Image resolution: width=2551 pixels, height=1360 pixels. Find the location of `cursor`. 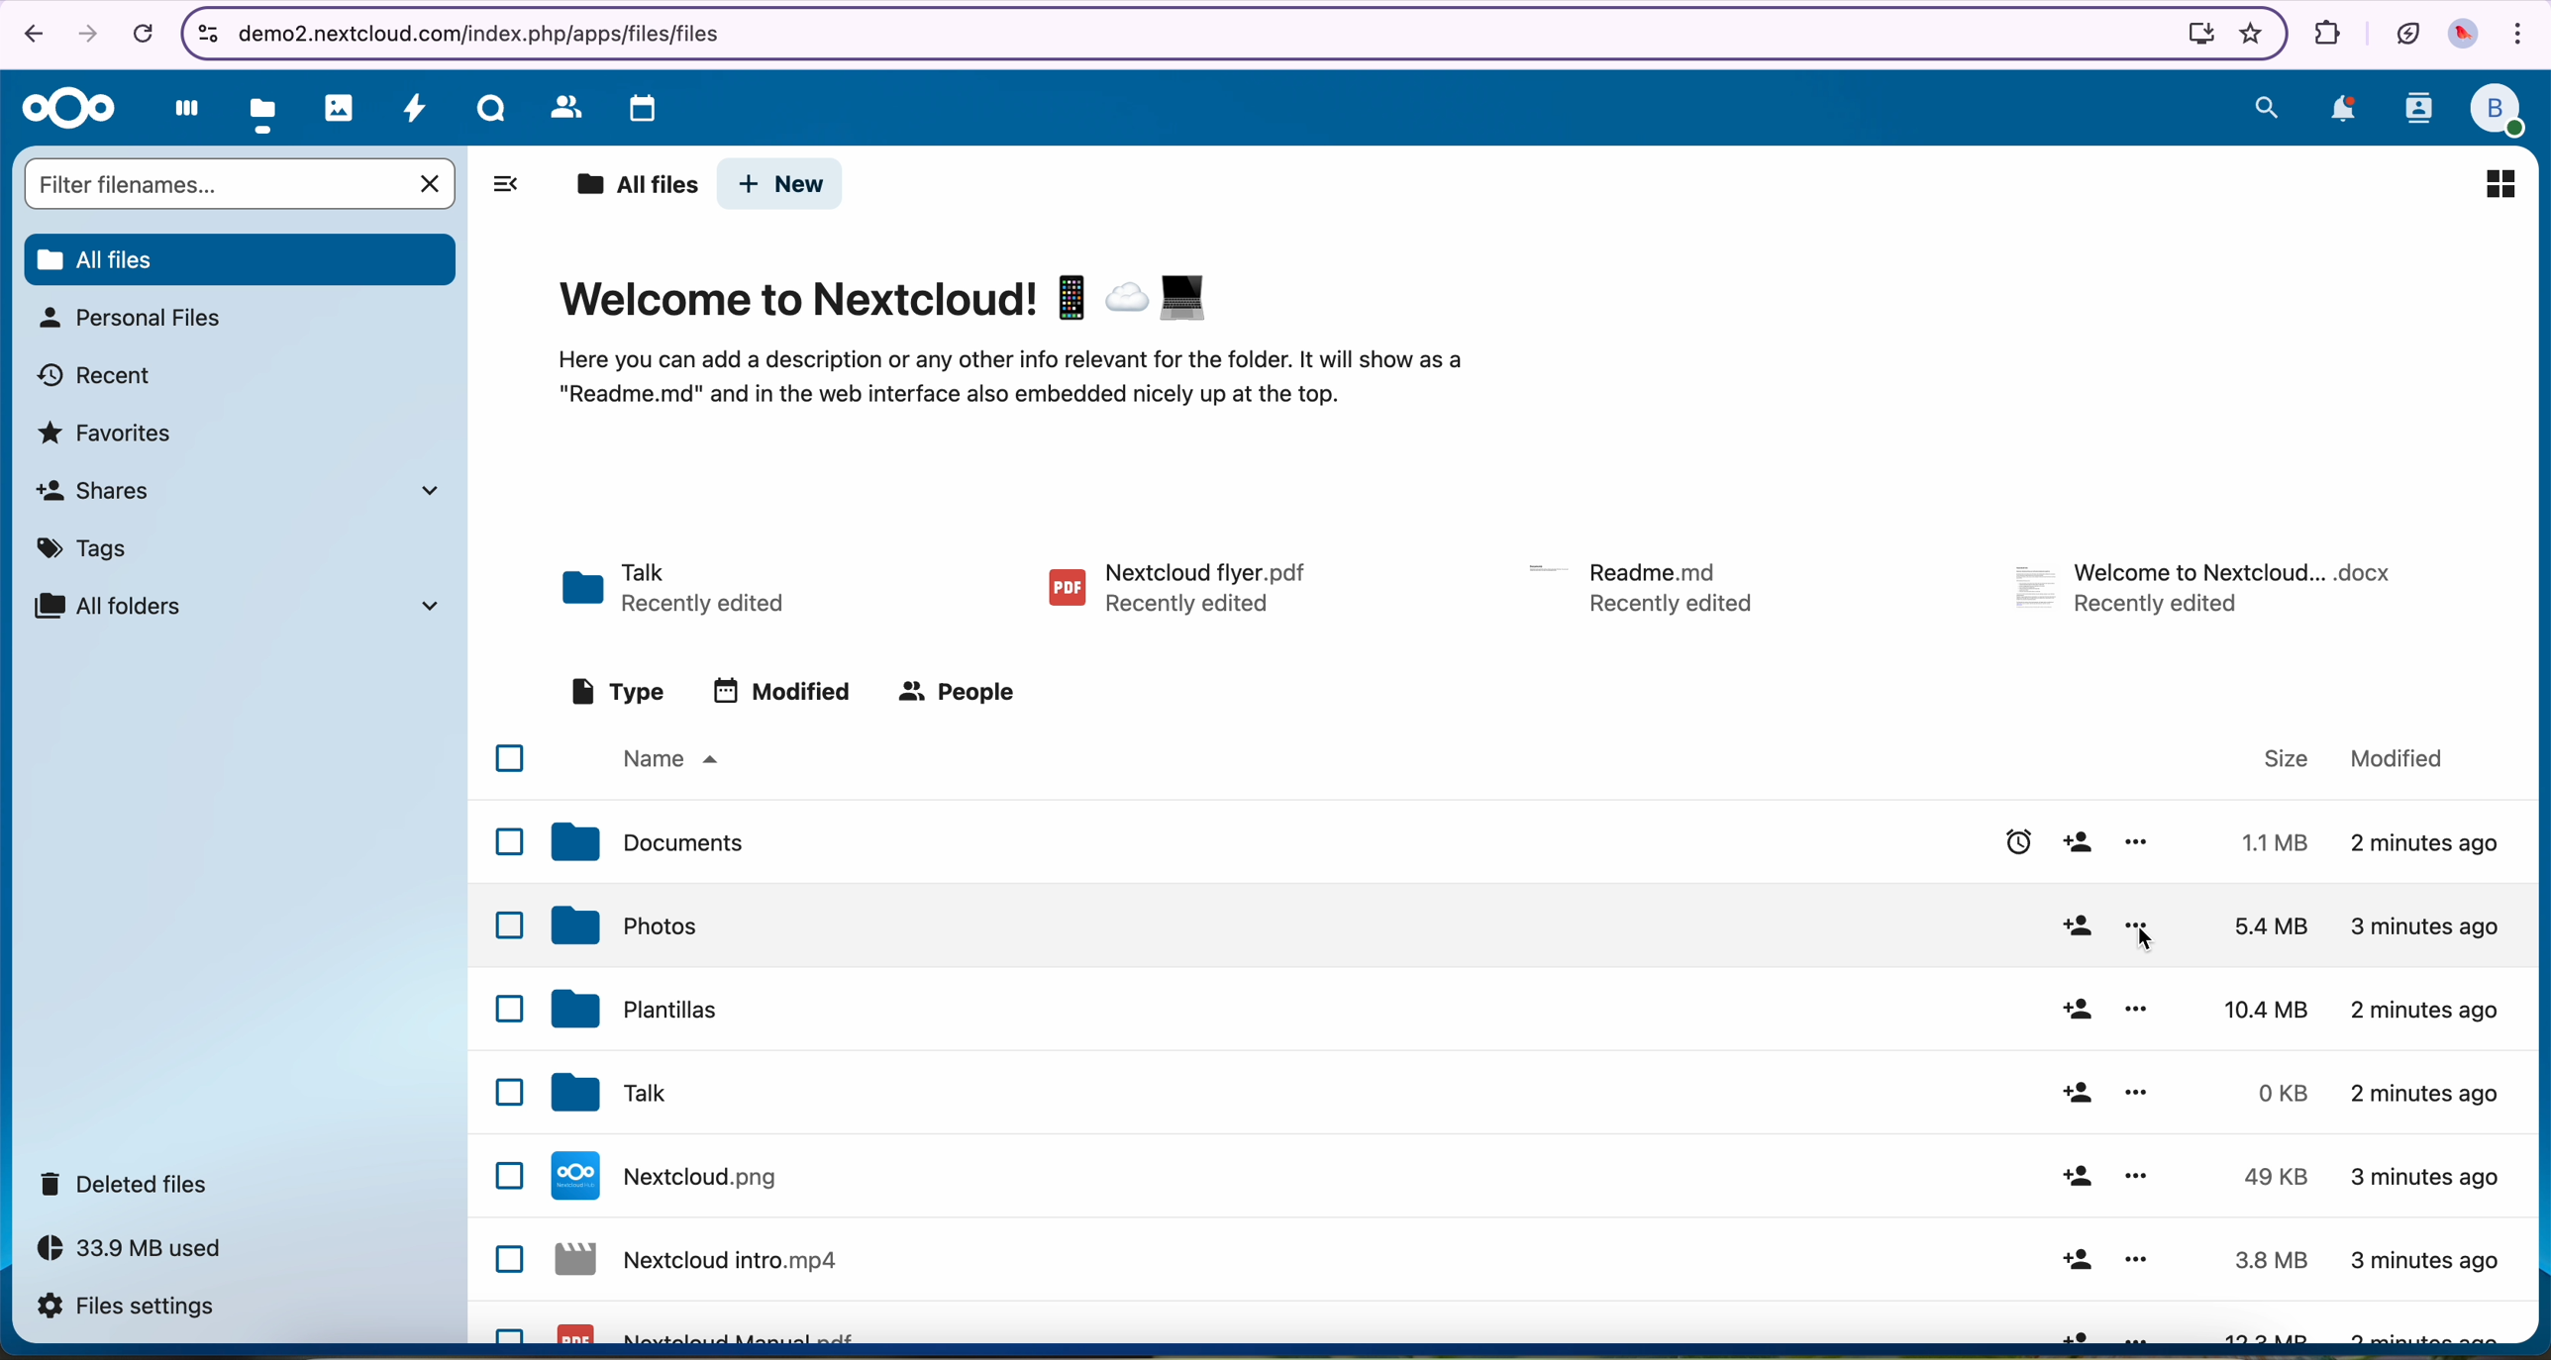

cursor is located at coordinates (2141, 942).